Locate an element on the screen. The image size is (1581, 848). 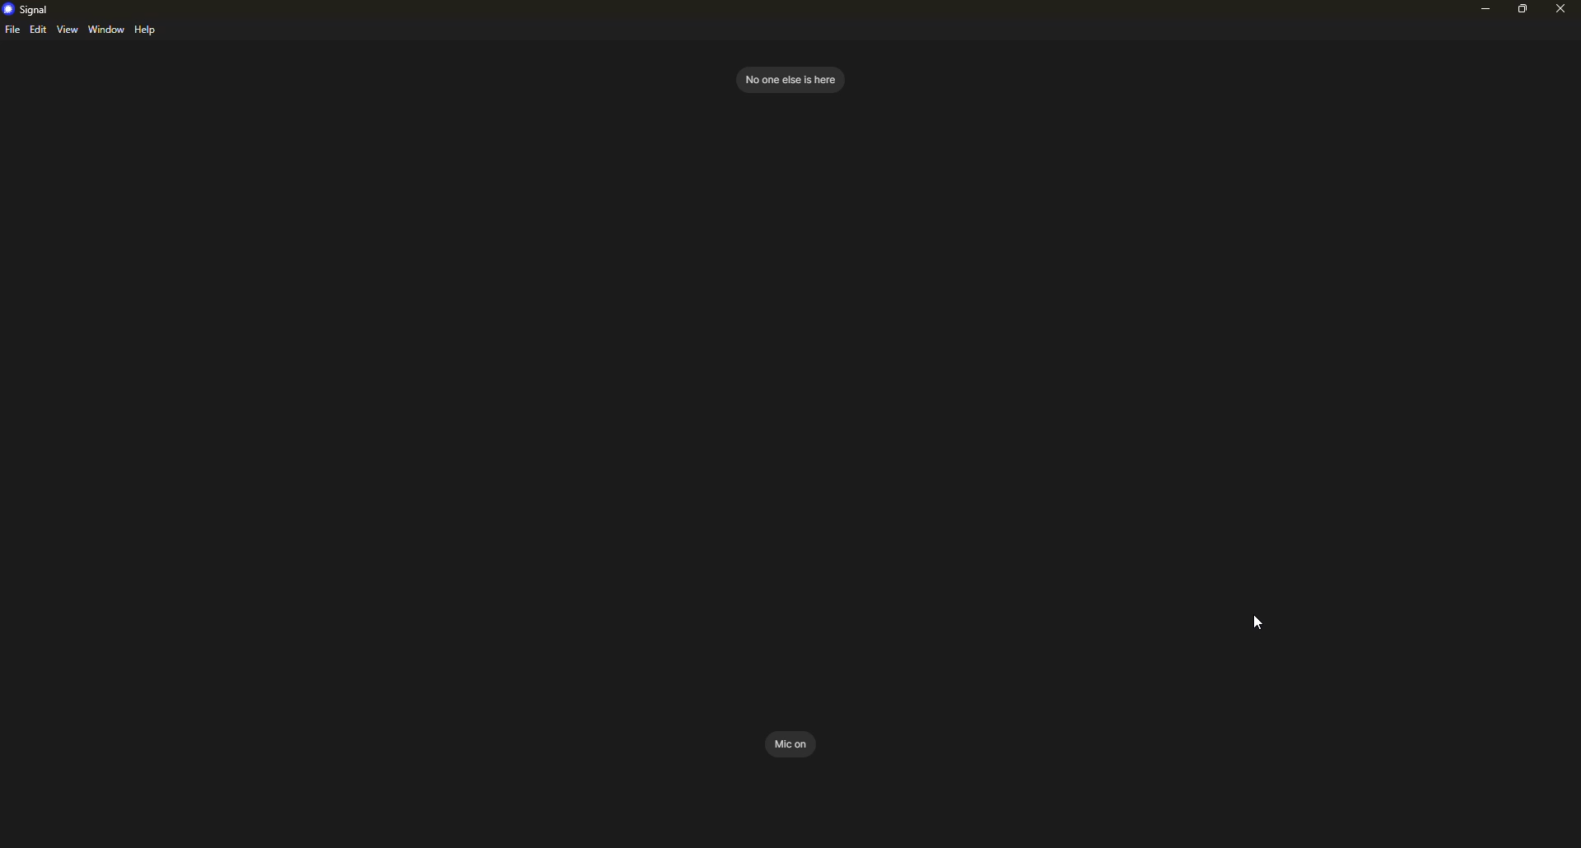
window is located at coordinates (107, 30).